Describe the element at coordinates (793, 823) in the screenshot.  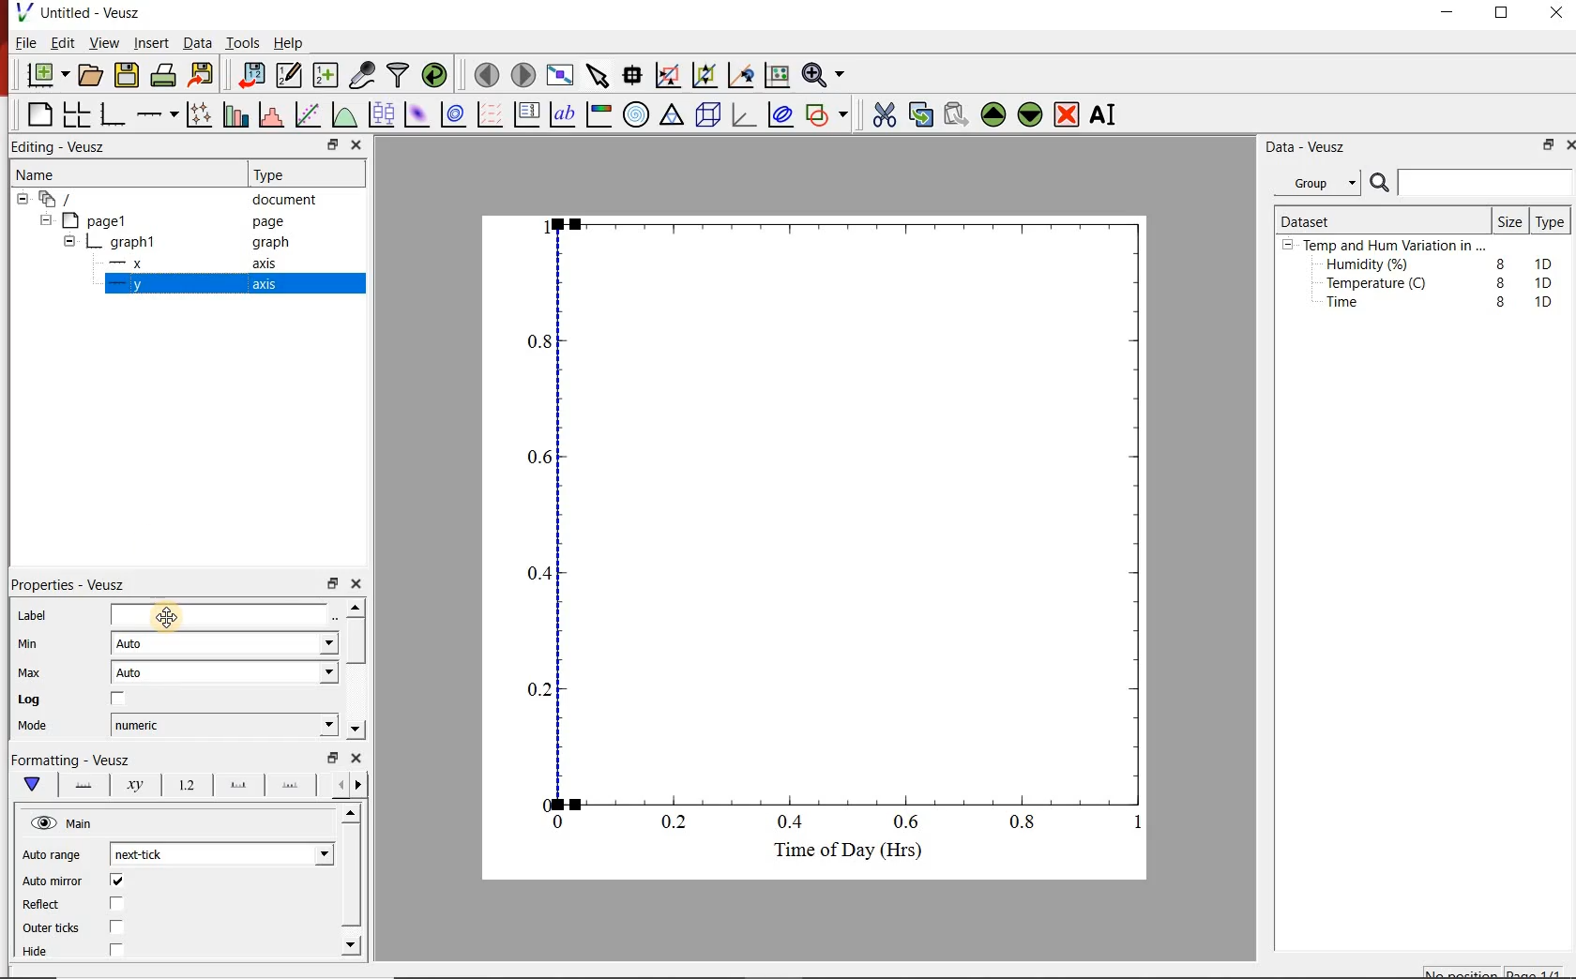
I see `0.4` at that location.